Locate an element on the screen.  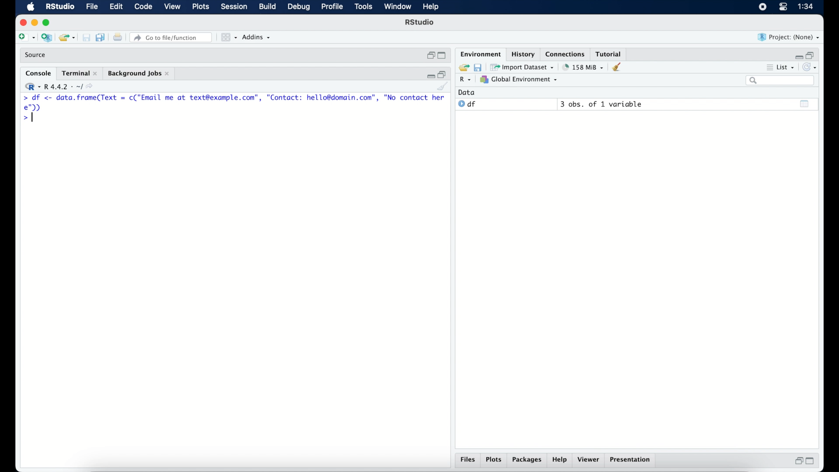
save all documents is located at coordinates (101, 37).